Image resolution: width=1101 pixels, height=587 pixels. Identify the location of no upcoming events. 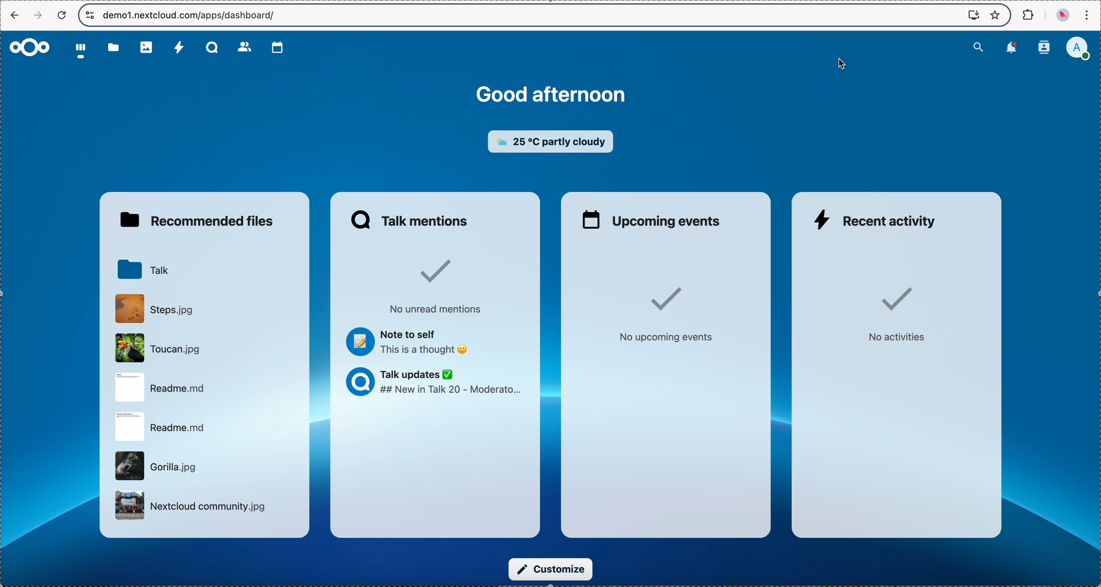
(665, 316).